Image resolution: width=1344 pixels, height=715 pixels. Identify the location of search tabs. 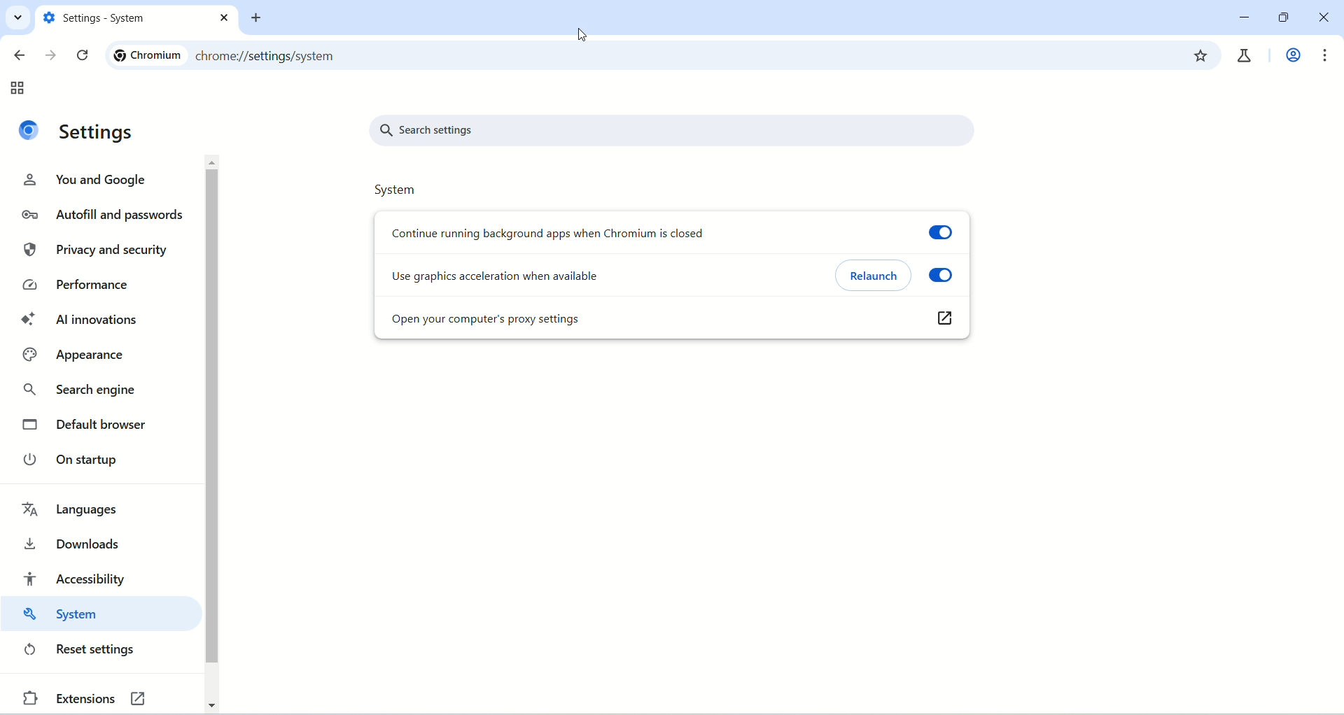
(19, 20).